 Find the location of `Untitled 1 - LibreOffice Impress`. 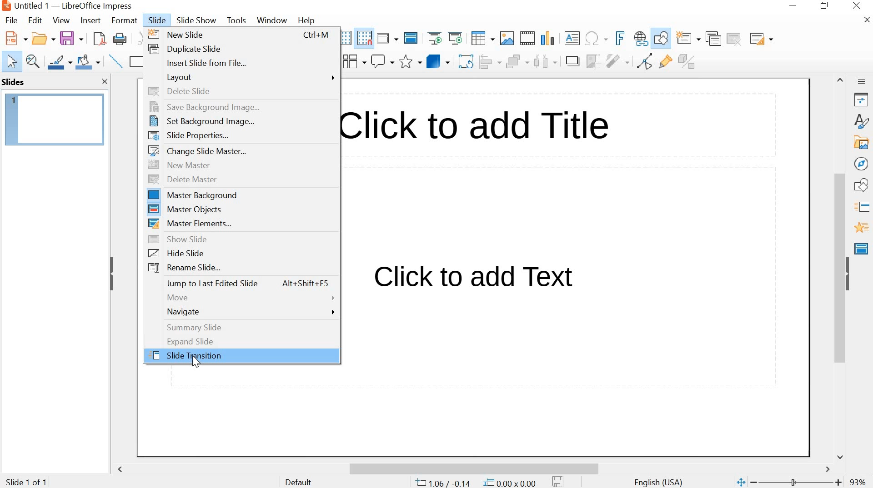

Untitled 1 - LibreOffice Impress is located at coordinates (66, 6).